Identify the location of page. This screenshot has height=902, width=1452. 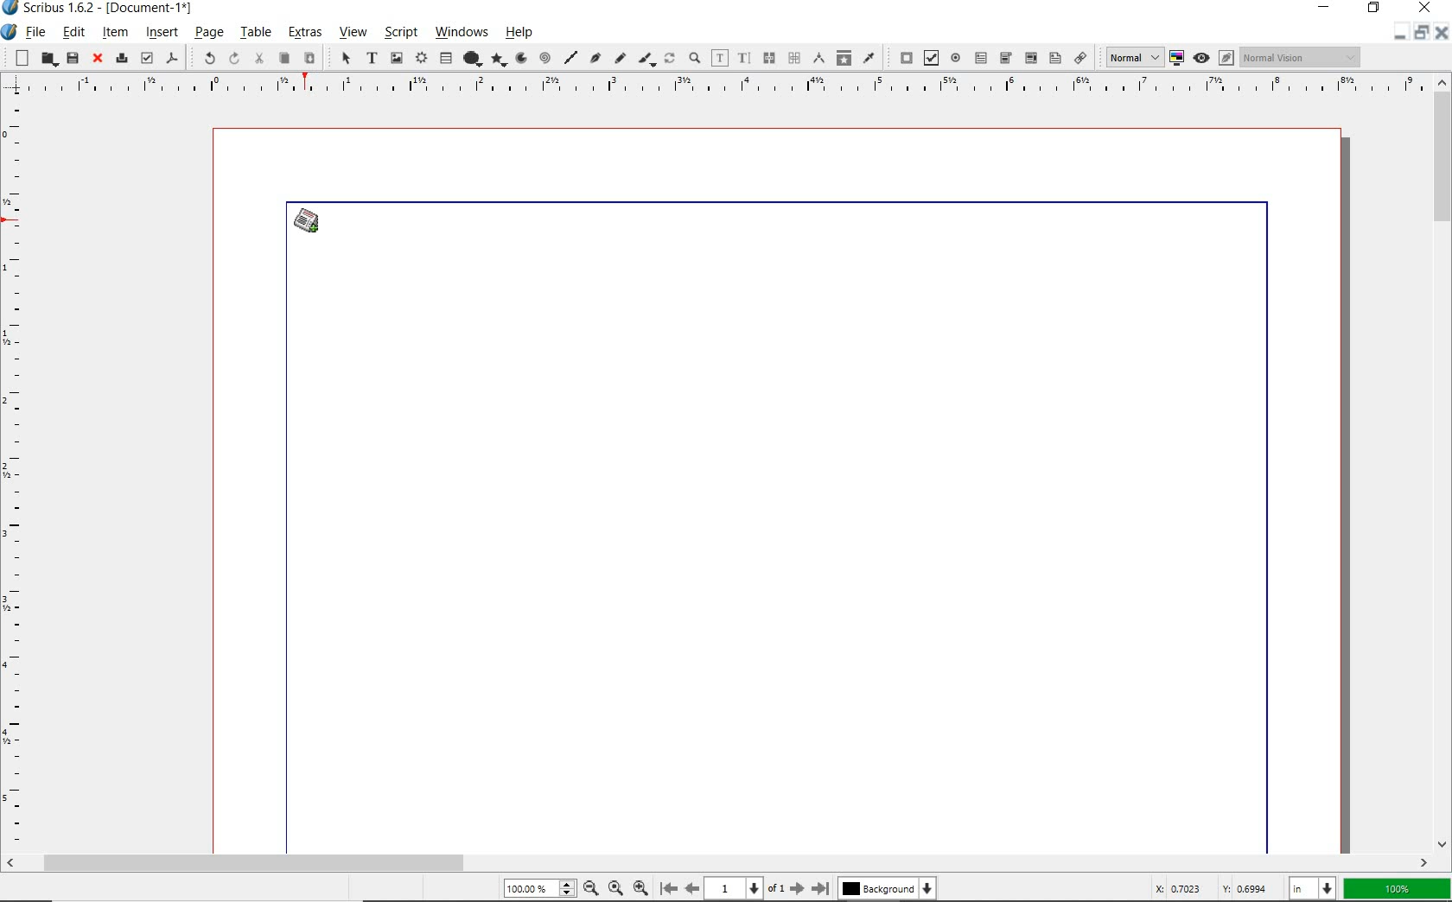
(208, 34).